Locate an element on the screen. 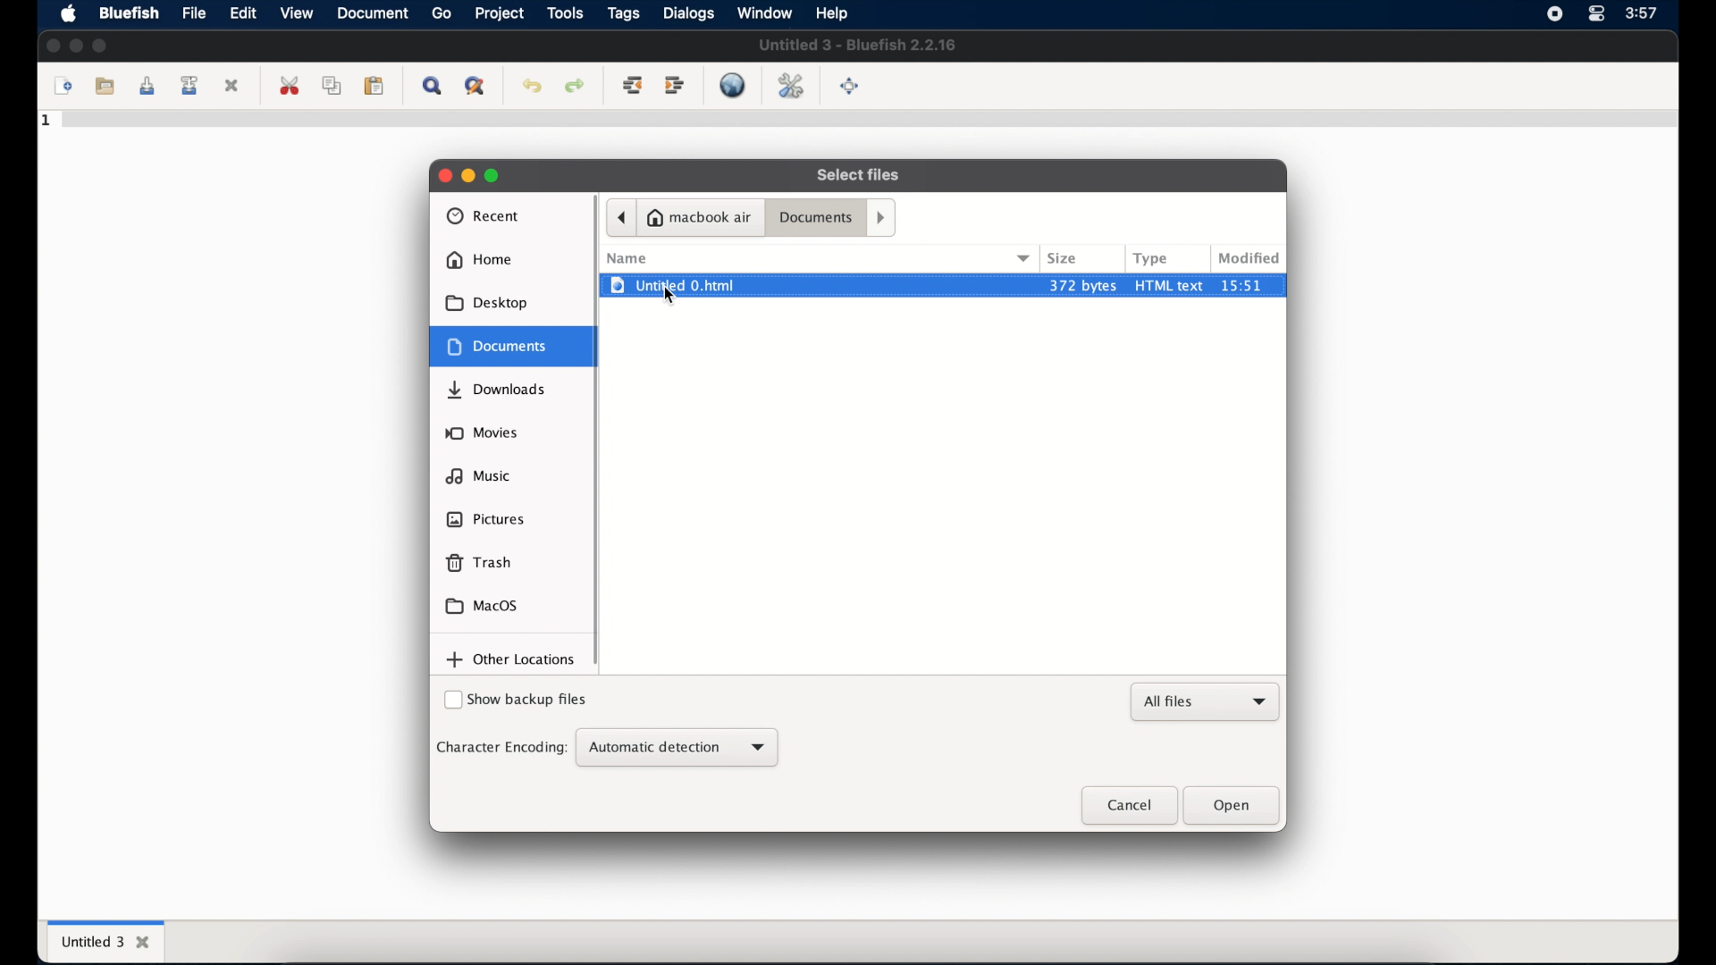 This screenshot has width=1716, height=965. select files is located at coordinates (860, 175).